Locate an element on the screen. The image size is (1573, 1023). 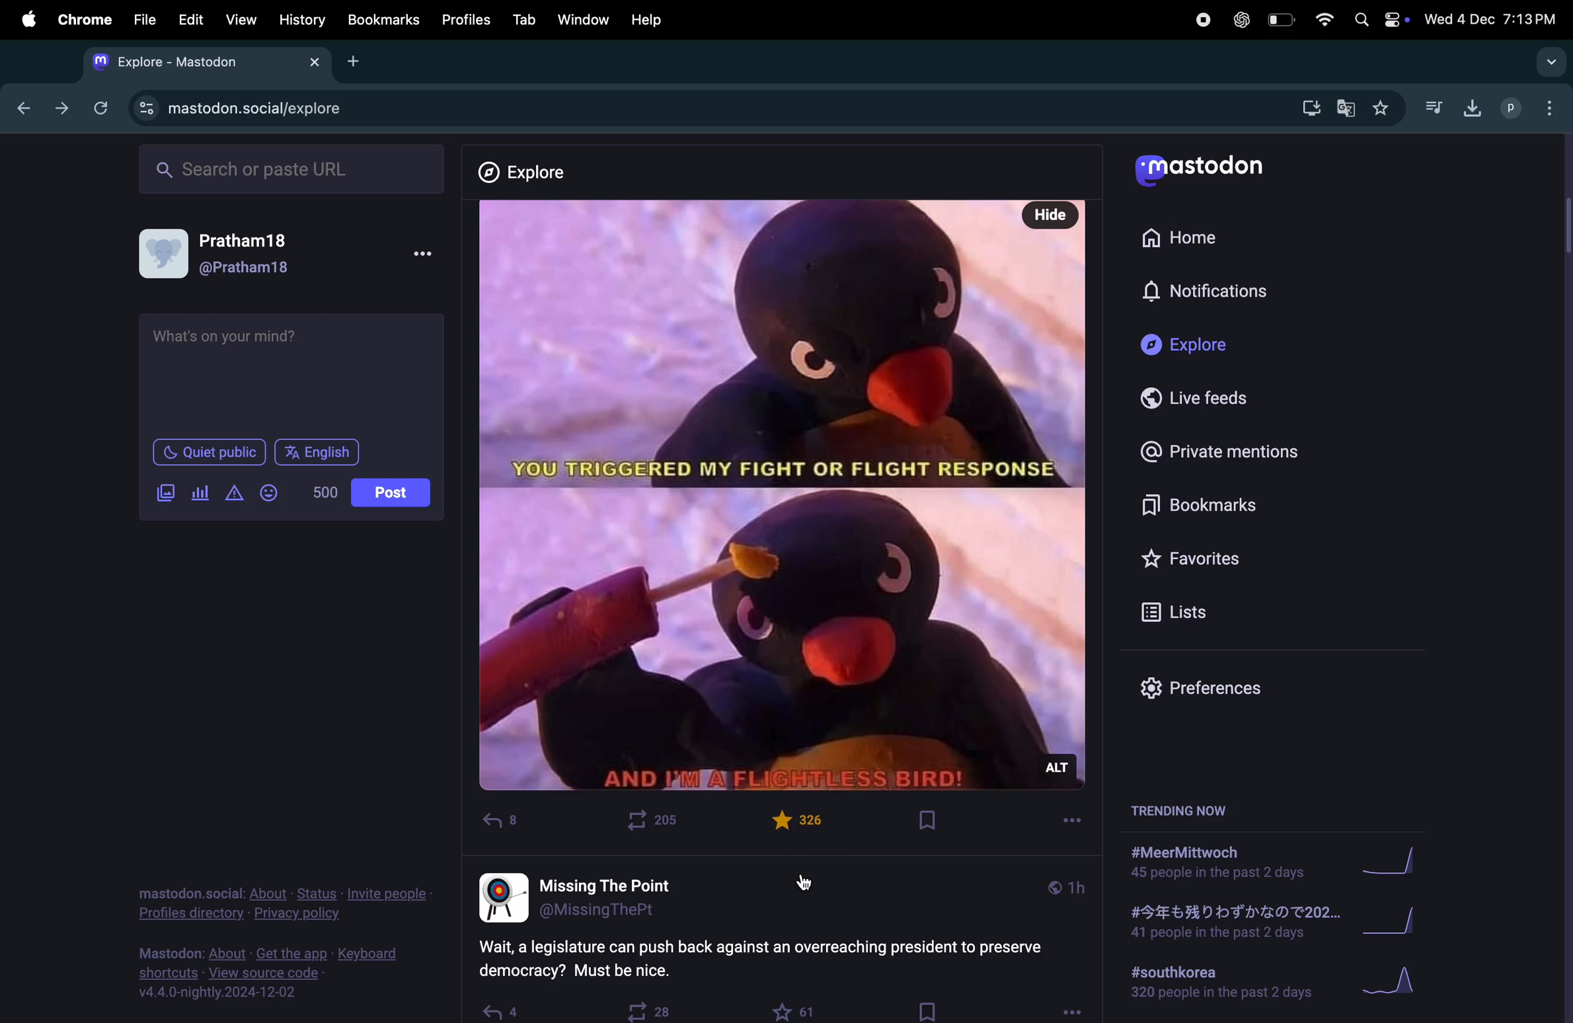
Post is located at coordinates (392, 492).